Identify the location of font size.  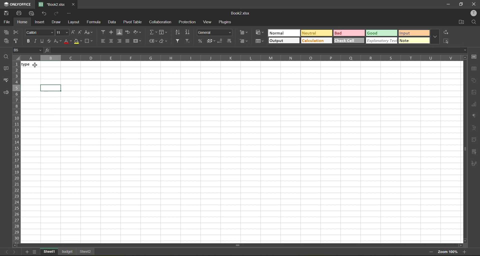
(61, 32).